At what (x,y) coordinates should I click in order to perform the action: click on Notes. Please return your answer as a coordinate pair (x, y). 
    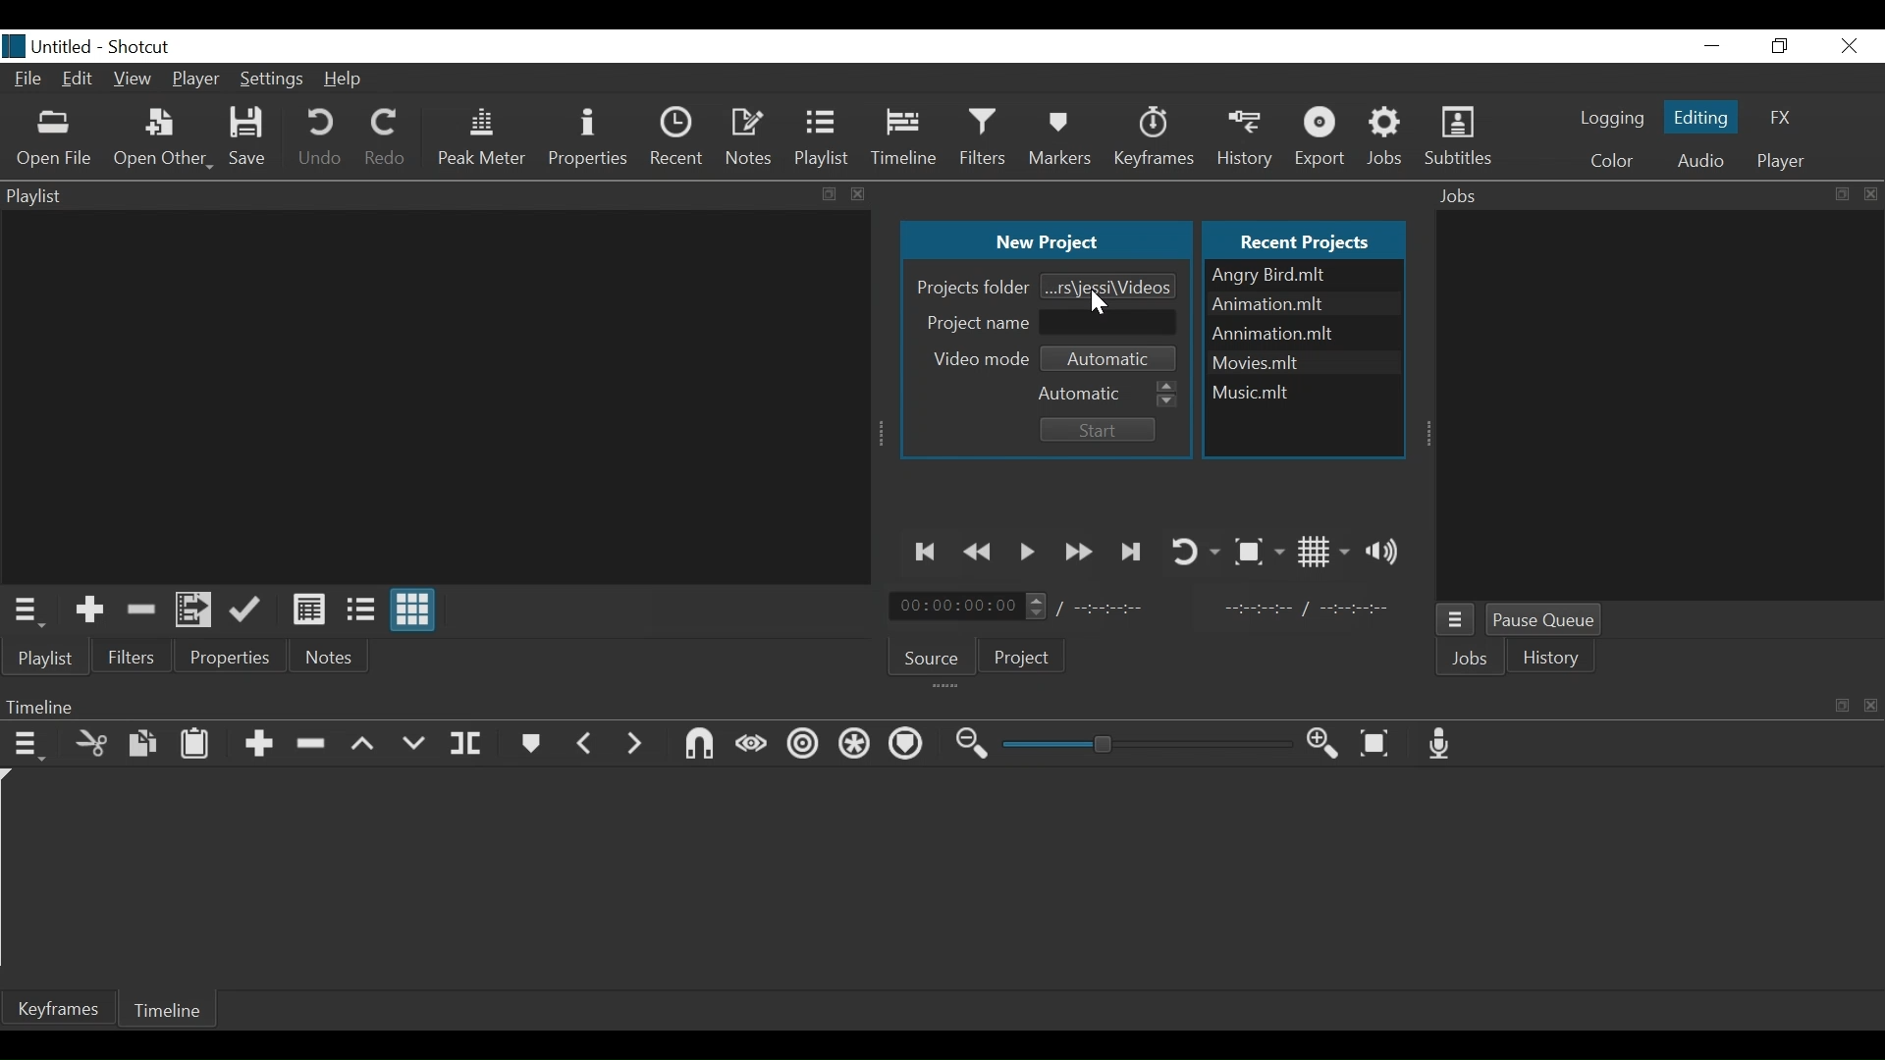
    Looking at the image, I should click on (750, 134).